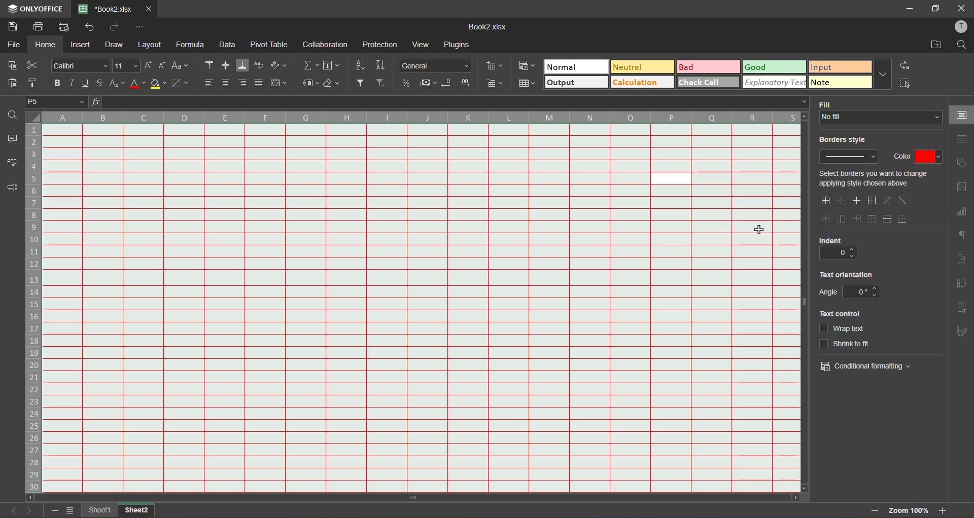 Image resolution: width=974 pixels, height=518 pixels. I want to click on summation, so click(314, 66).